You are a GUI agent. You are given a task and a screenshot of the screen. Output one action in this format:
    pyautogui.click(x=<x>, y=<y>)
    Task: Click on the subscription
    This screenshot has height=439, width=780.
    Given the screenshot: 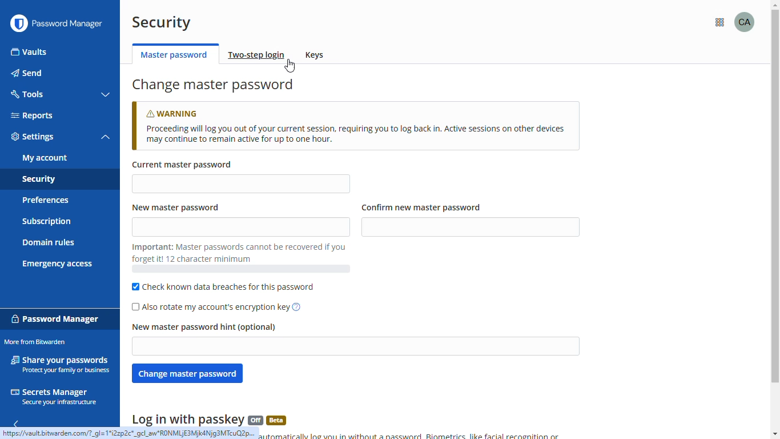 What is the action you would take?
    pyautogui.click(x=47, y=222)
    